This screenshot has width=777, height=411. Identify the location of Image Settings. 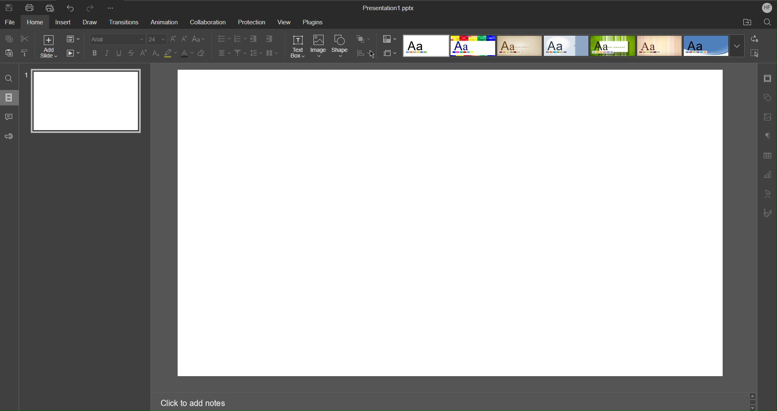
(767, 118).